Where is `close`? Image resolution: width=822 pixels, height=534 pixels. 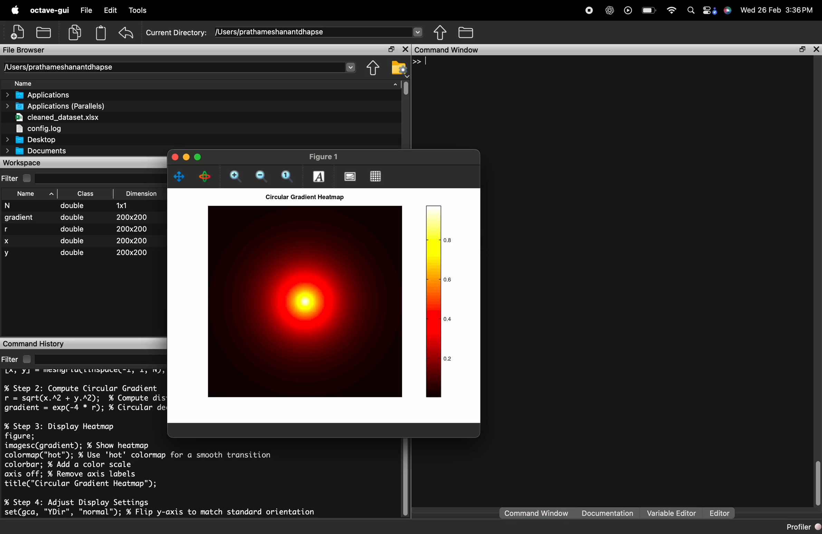 close is located at coordinates (404, 50).